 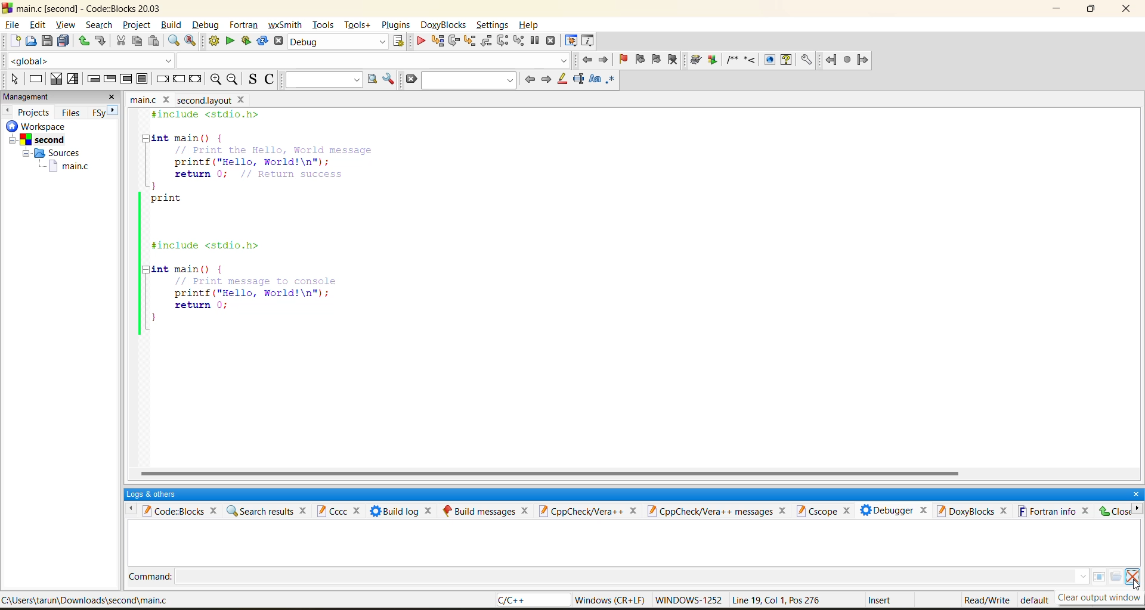 I want to click on step out, so click(x=487, y=44).